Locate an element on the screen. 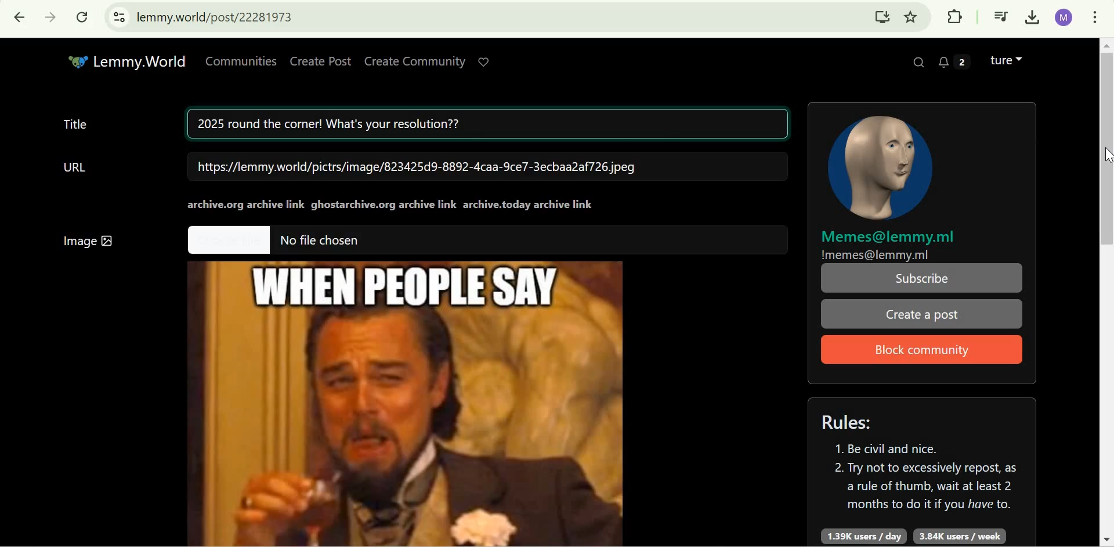 The height and width of the screenshot is (547, 1114). Scrollbar is located at coordinates (1102, 290).